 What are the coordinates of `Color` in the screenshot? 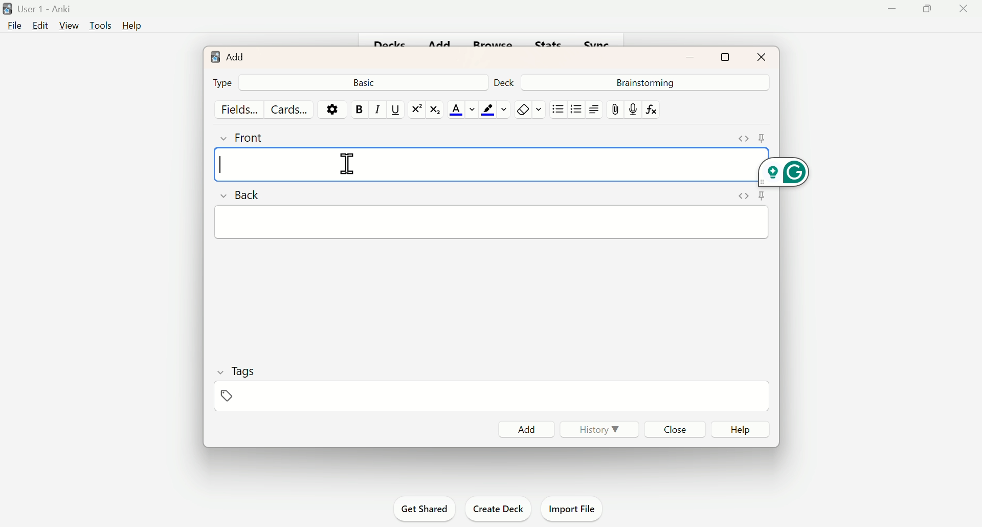 It's located at (494, 109).